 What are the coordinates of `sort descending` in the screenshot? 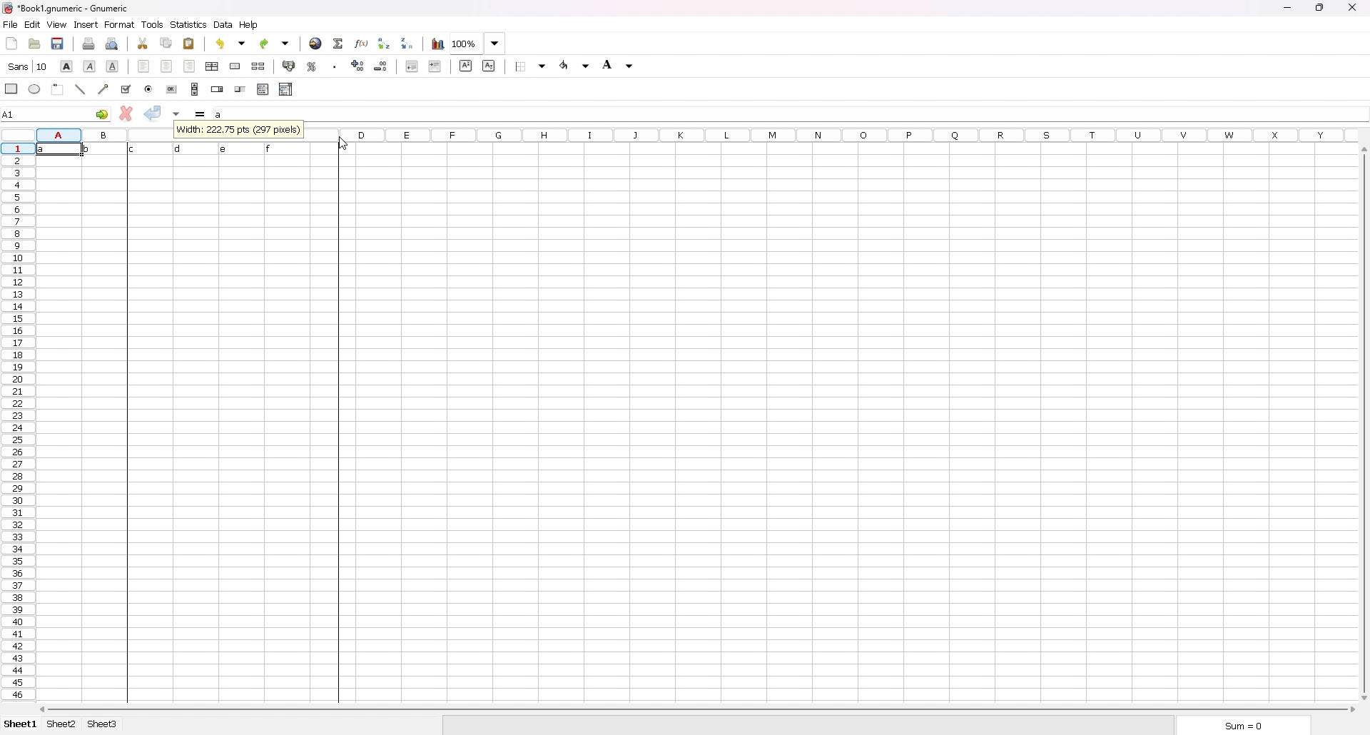 It's located at (407, 43).